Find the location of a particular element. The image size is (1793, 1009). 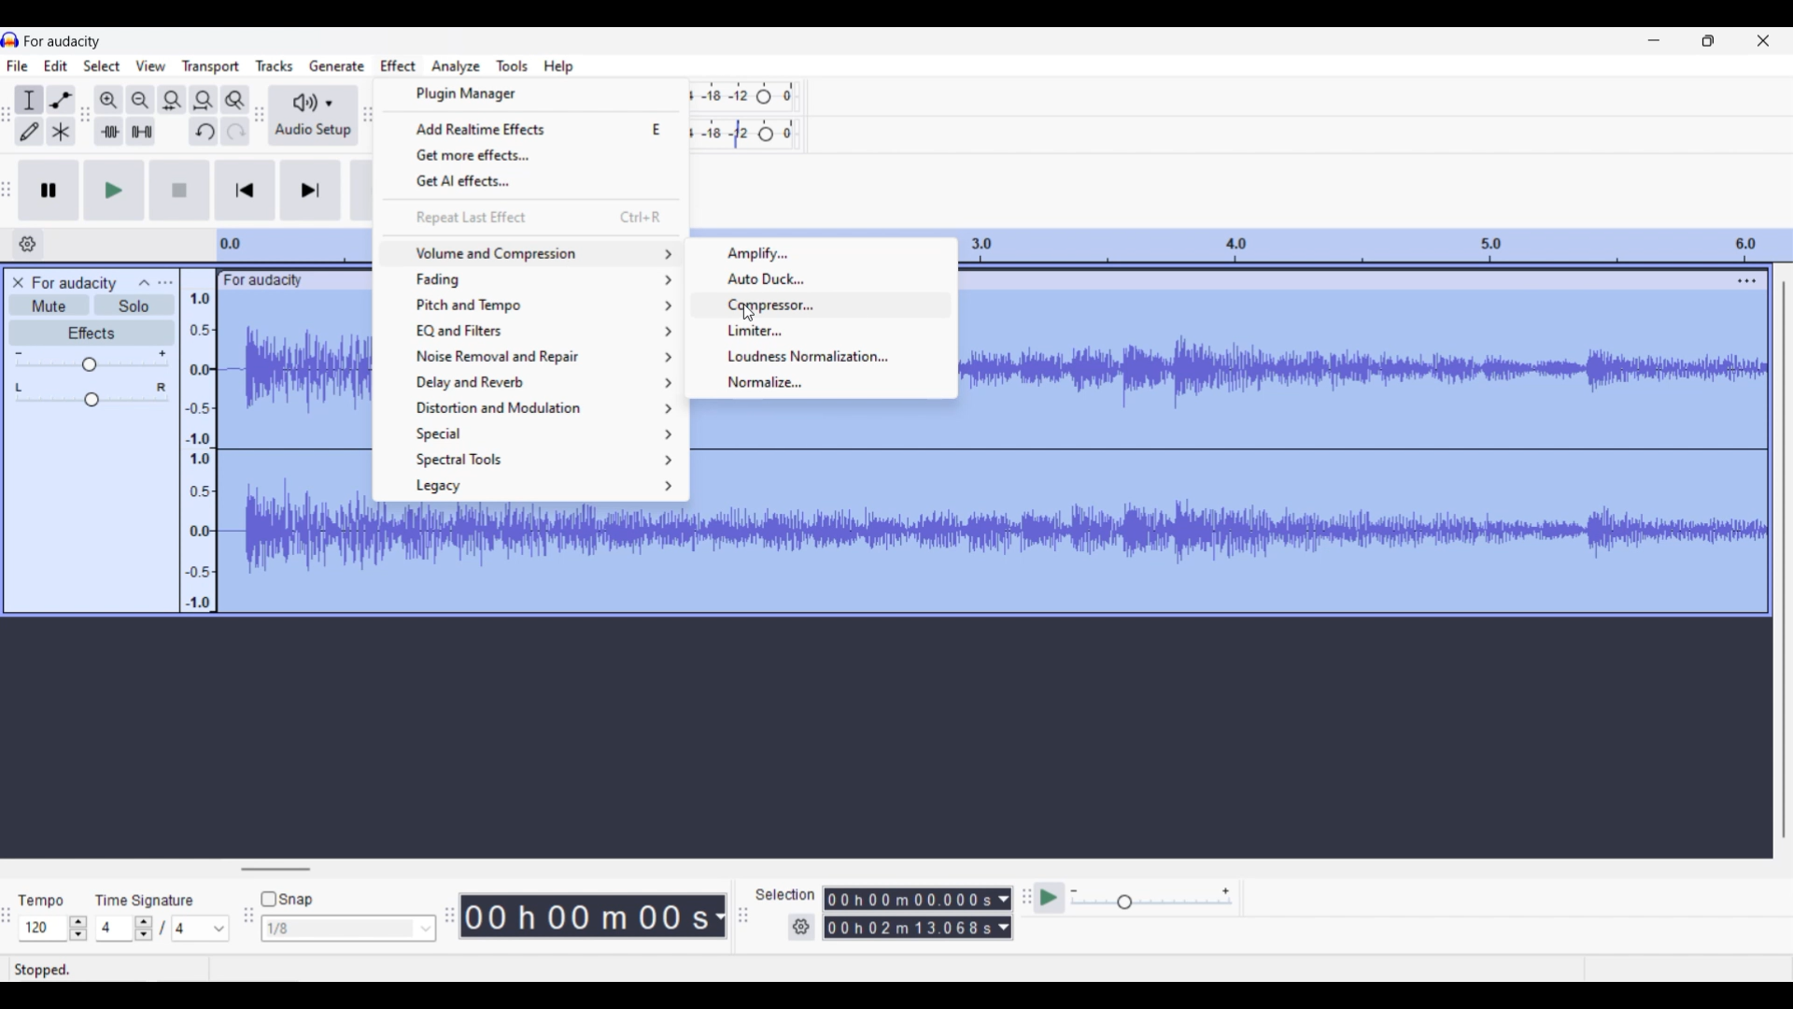

Skip/Select to end is located at coordinates (311, 191).